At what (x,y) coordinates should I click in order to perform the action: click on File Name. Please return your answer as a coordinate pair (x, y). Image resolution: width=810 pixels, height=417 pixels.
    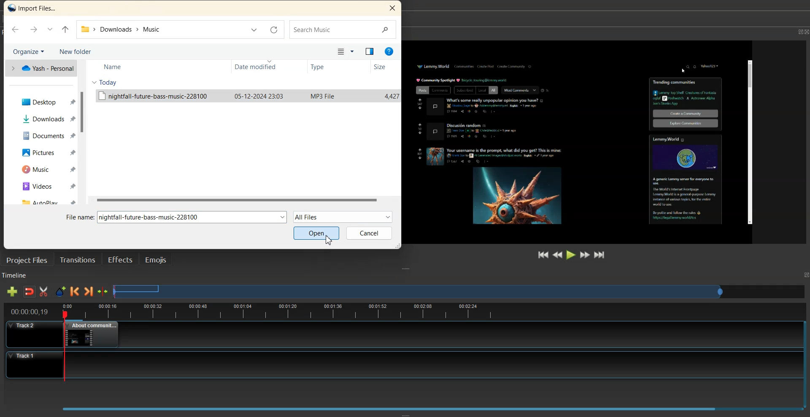
    Looking at the image, I should click on (176, 217).